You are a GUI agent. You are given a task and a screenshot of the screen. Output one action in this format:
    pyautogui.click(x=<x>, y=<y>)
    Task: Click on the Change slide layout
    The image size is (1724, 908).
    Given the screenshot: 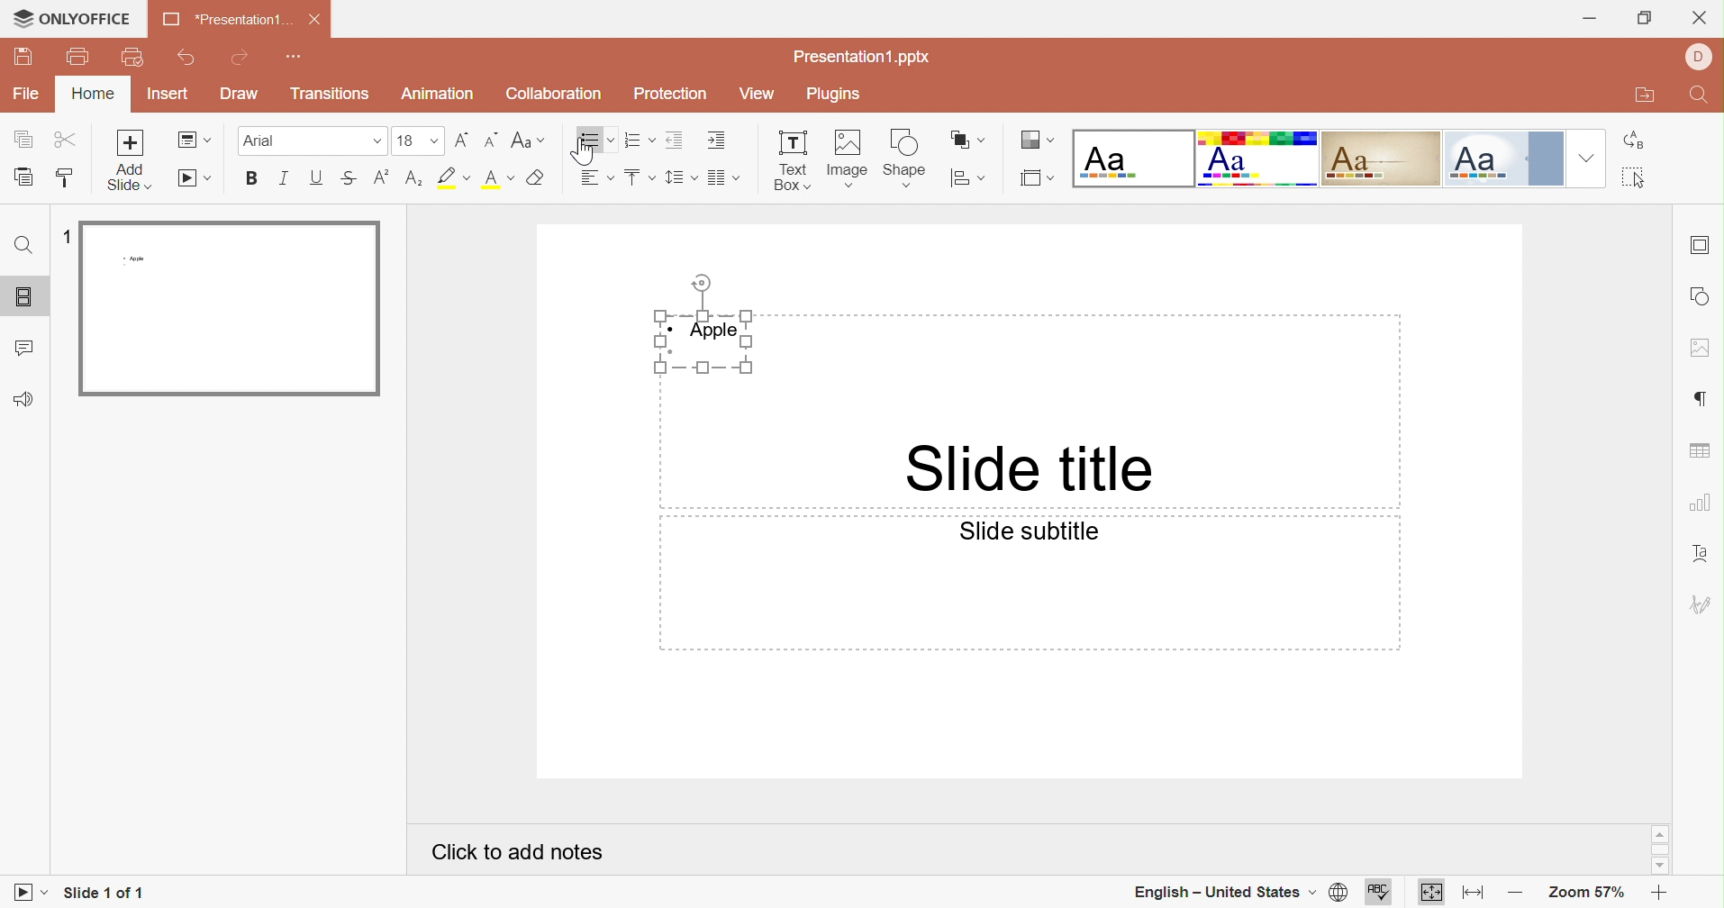 What is the action you would take?
    pyautogui.click(x=195, y=141)
    